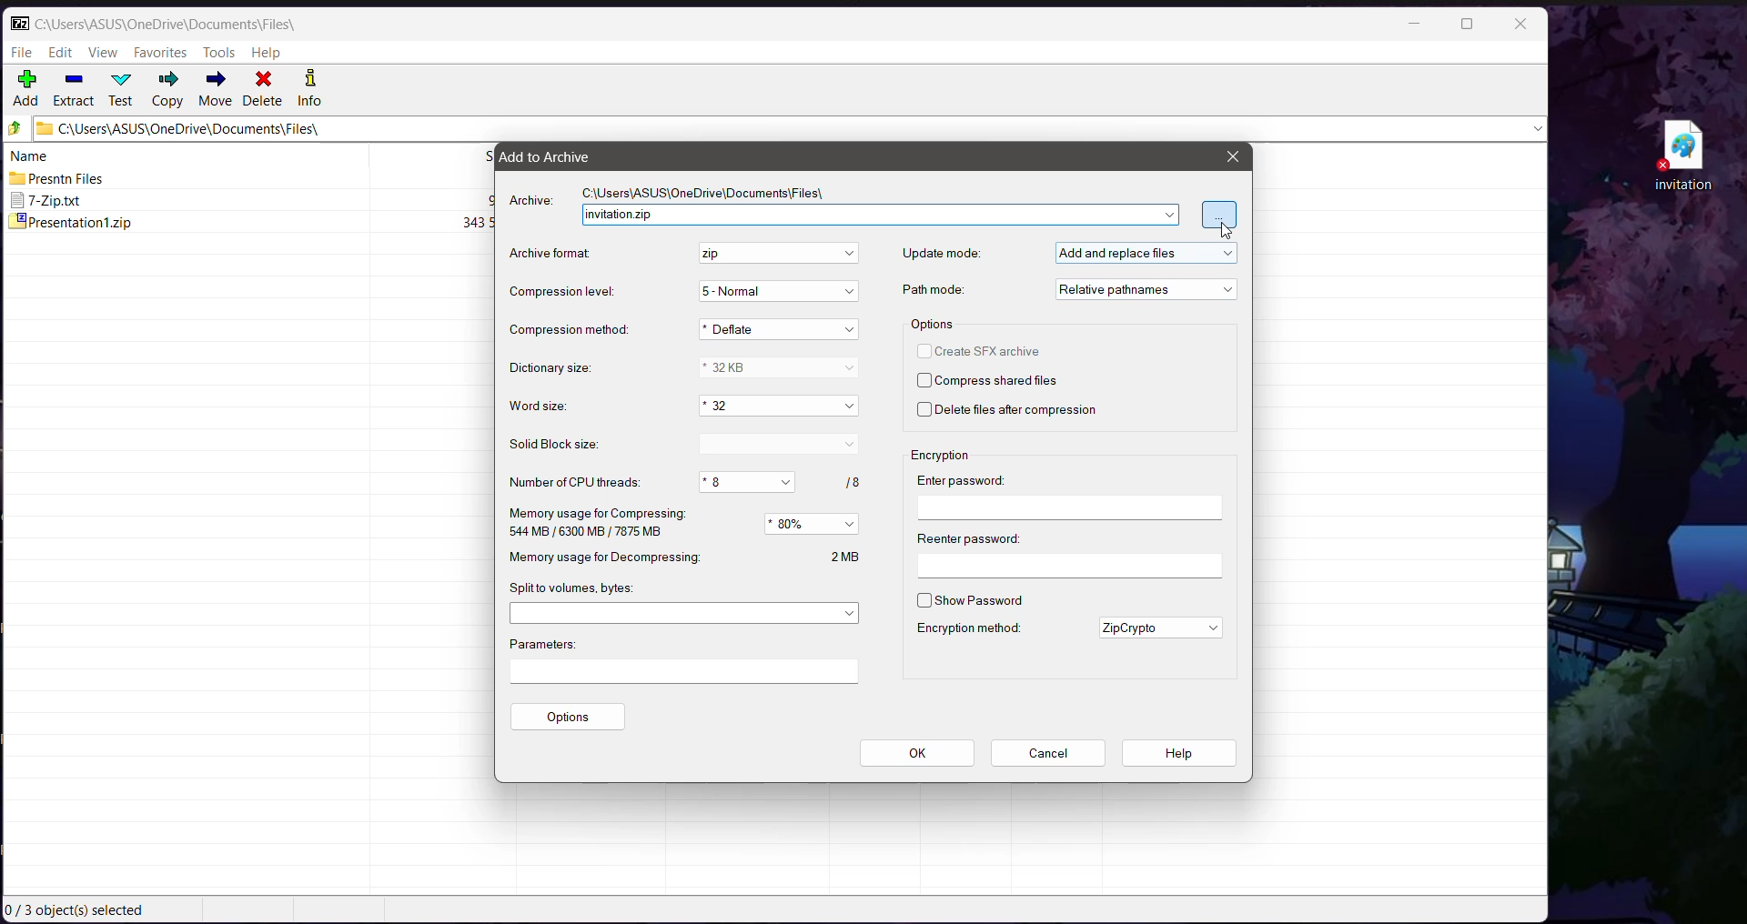 This screenshot has height=924, width=1747. Describe the element at coordinates (814, 524) in the screenshot. I see `Set the memory usage for Compressing in precentage` at that location.